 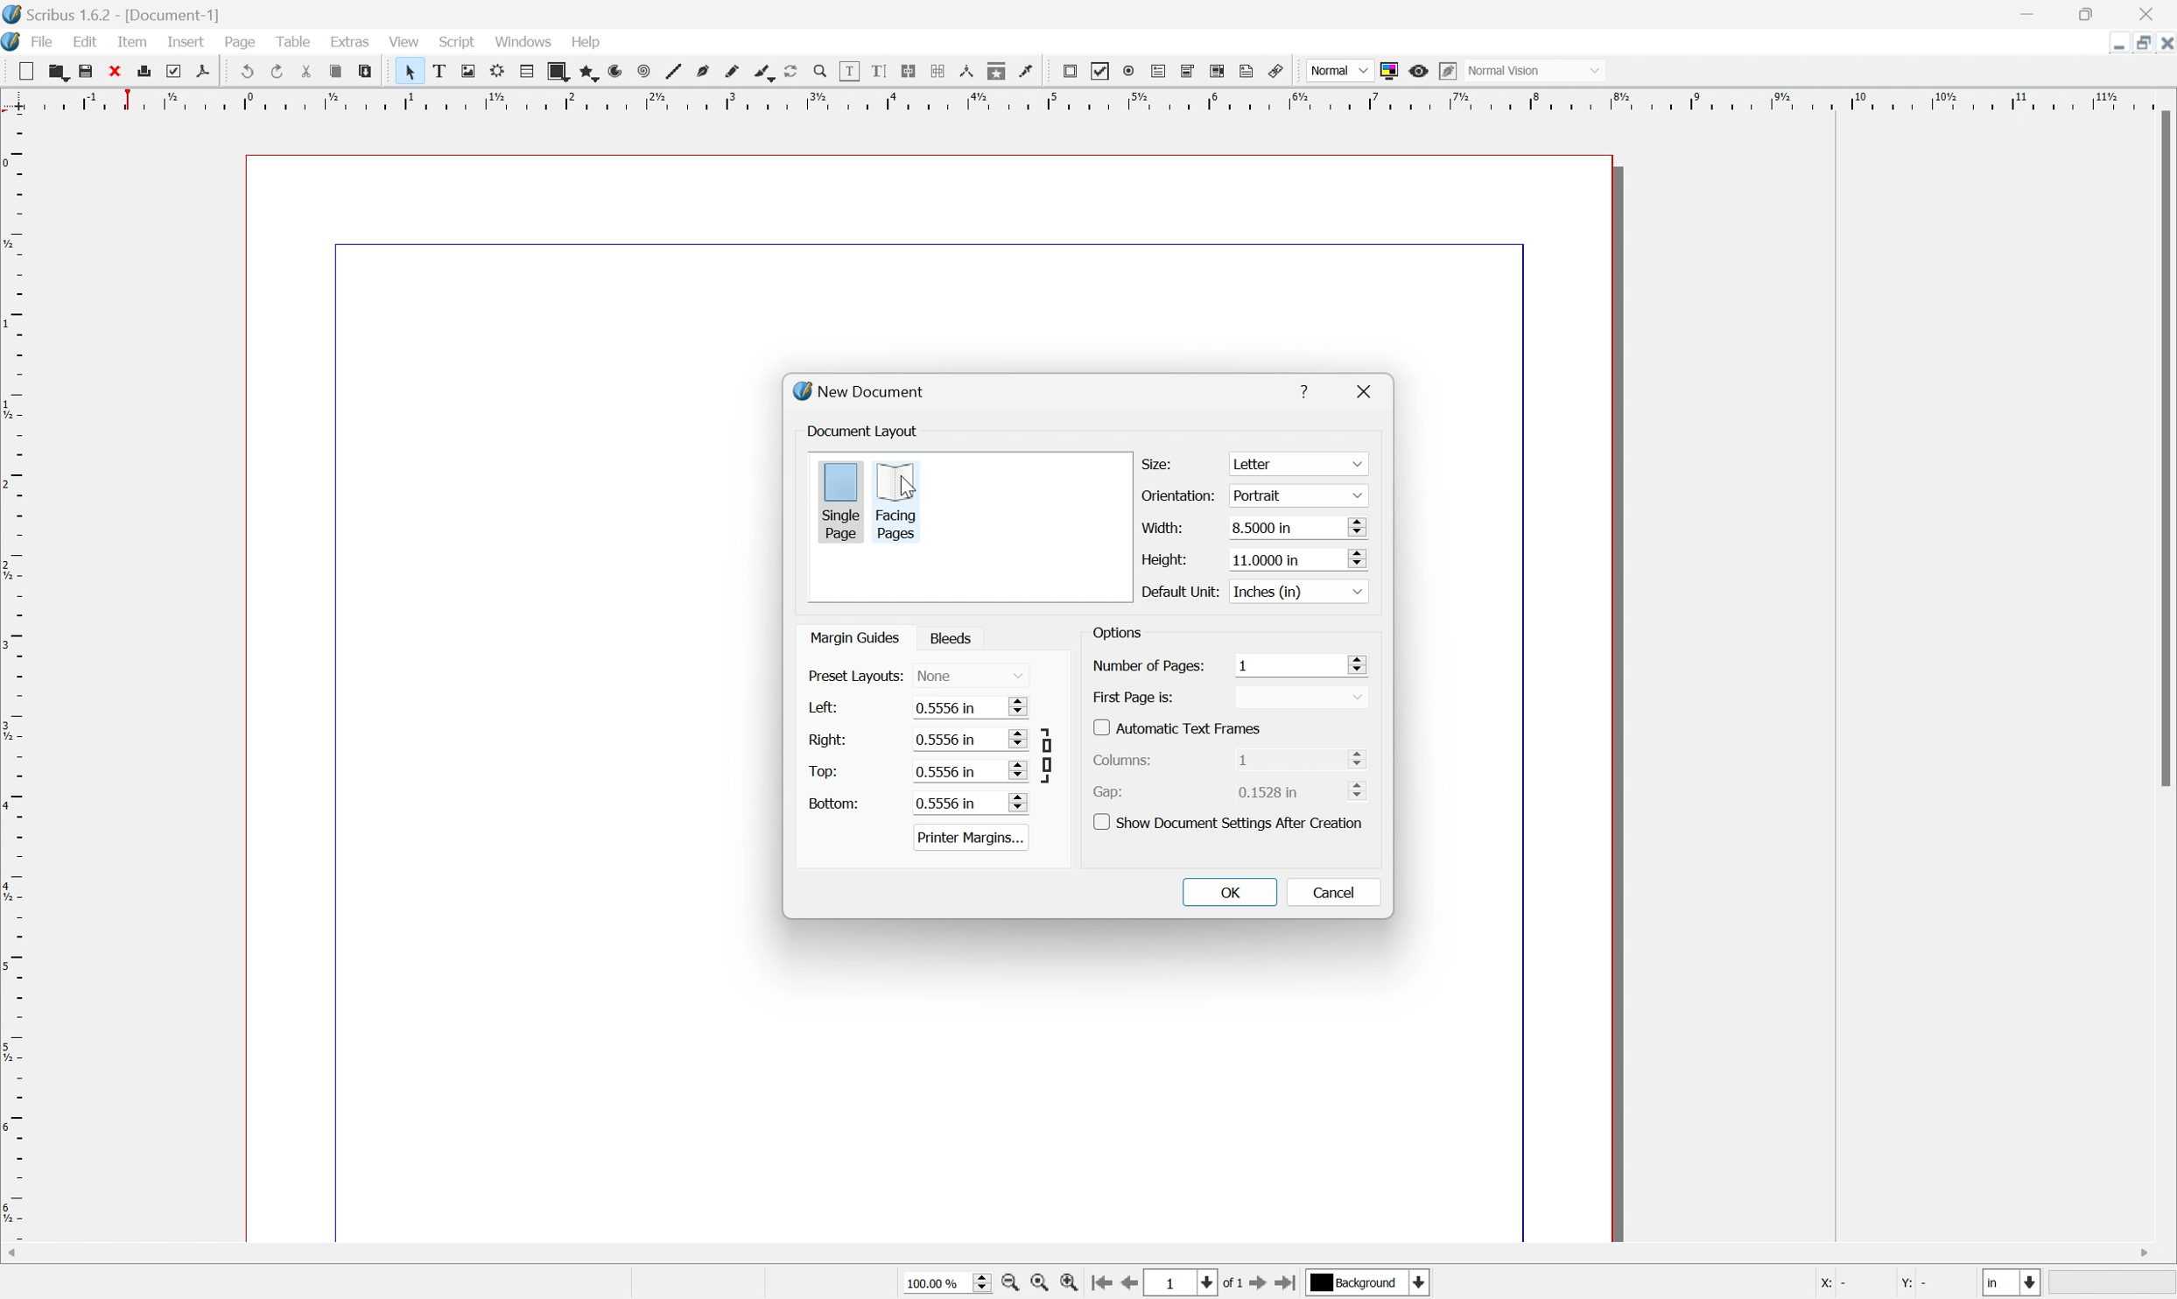 What do you see at coordinates (495, 71) in the screenshot?
I see `Render frame` at bounding box center [495, 71].